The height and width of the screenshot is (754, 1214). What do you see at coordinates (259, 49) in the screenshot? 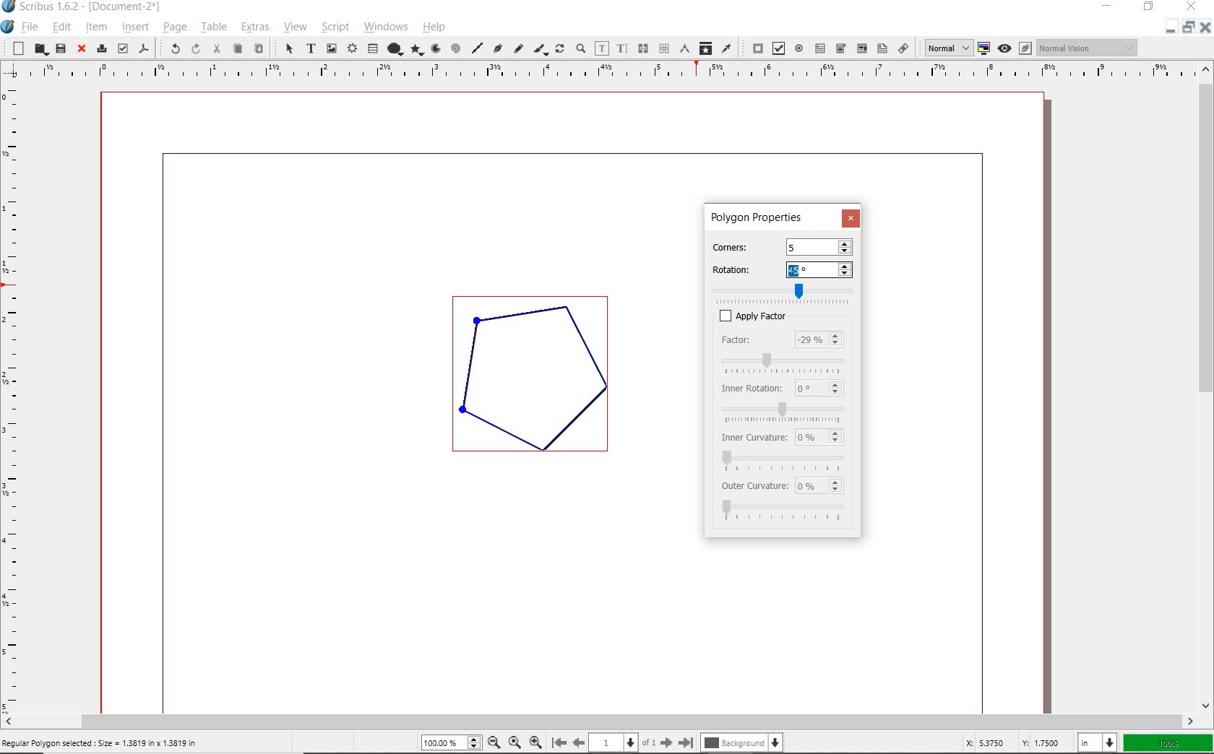
I see `paste` at bounding box center [259, 49].